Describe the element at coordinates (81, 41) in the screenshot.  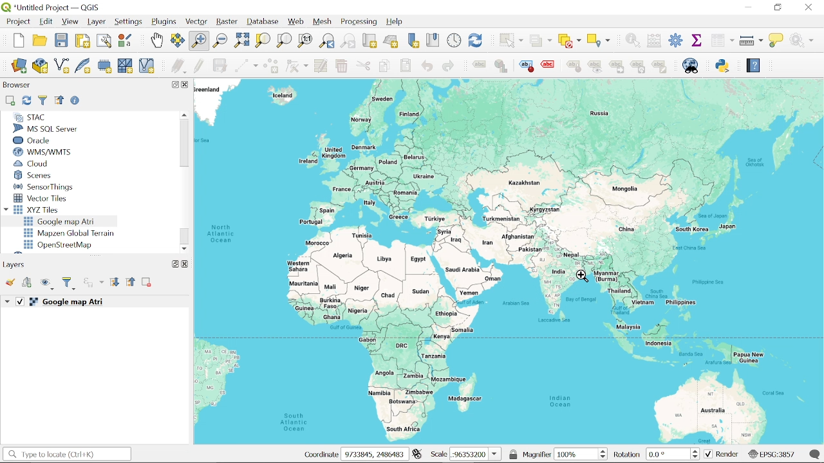
I see `New print layout` at that location.